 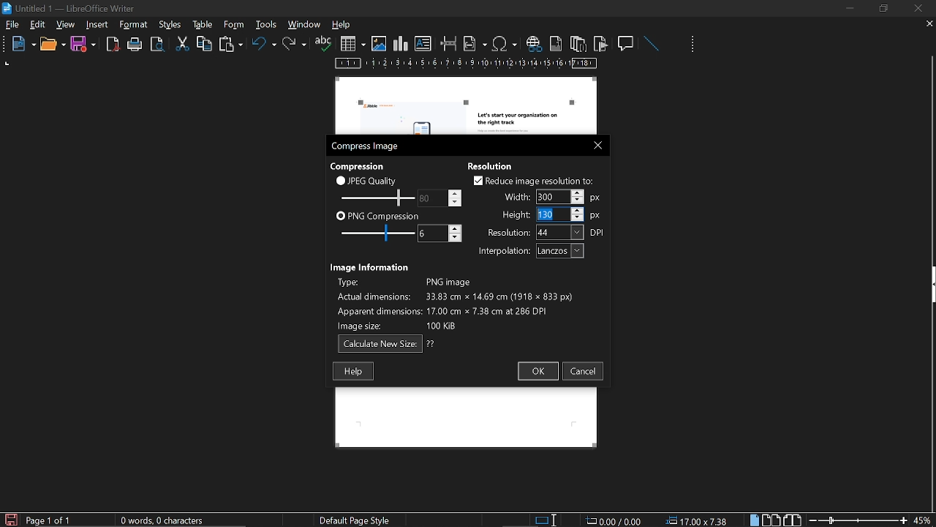 What do you see at coordinates (379, 44) in the screenshot?
I see `insert image` at bounding box center [379, 44].